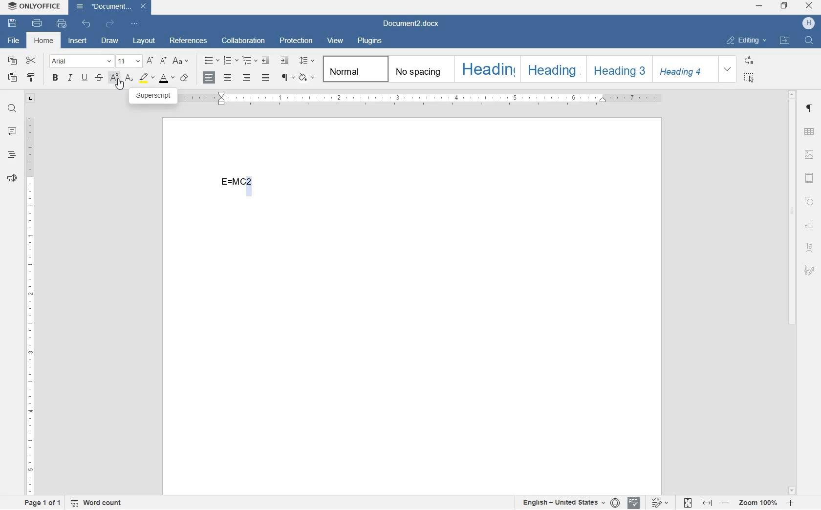 The image size is (821, 510). What do you see at coordinates (486, 68) in the screenshot?
I see `Heading 1` at bounding box center [486, 68].